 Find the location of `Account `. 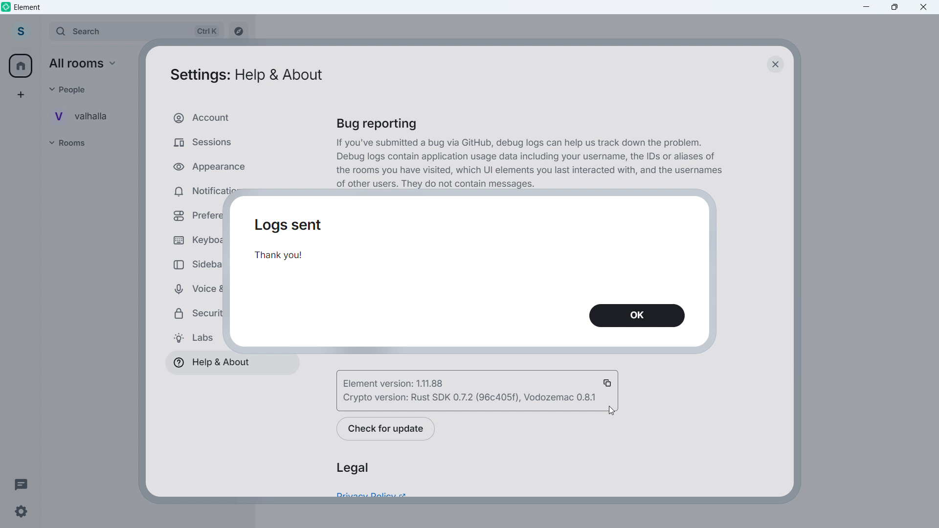

Account  is located at coordinates (20, 32).